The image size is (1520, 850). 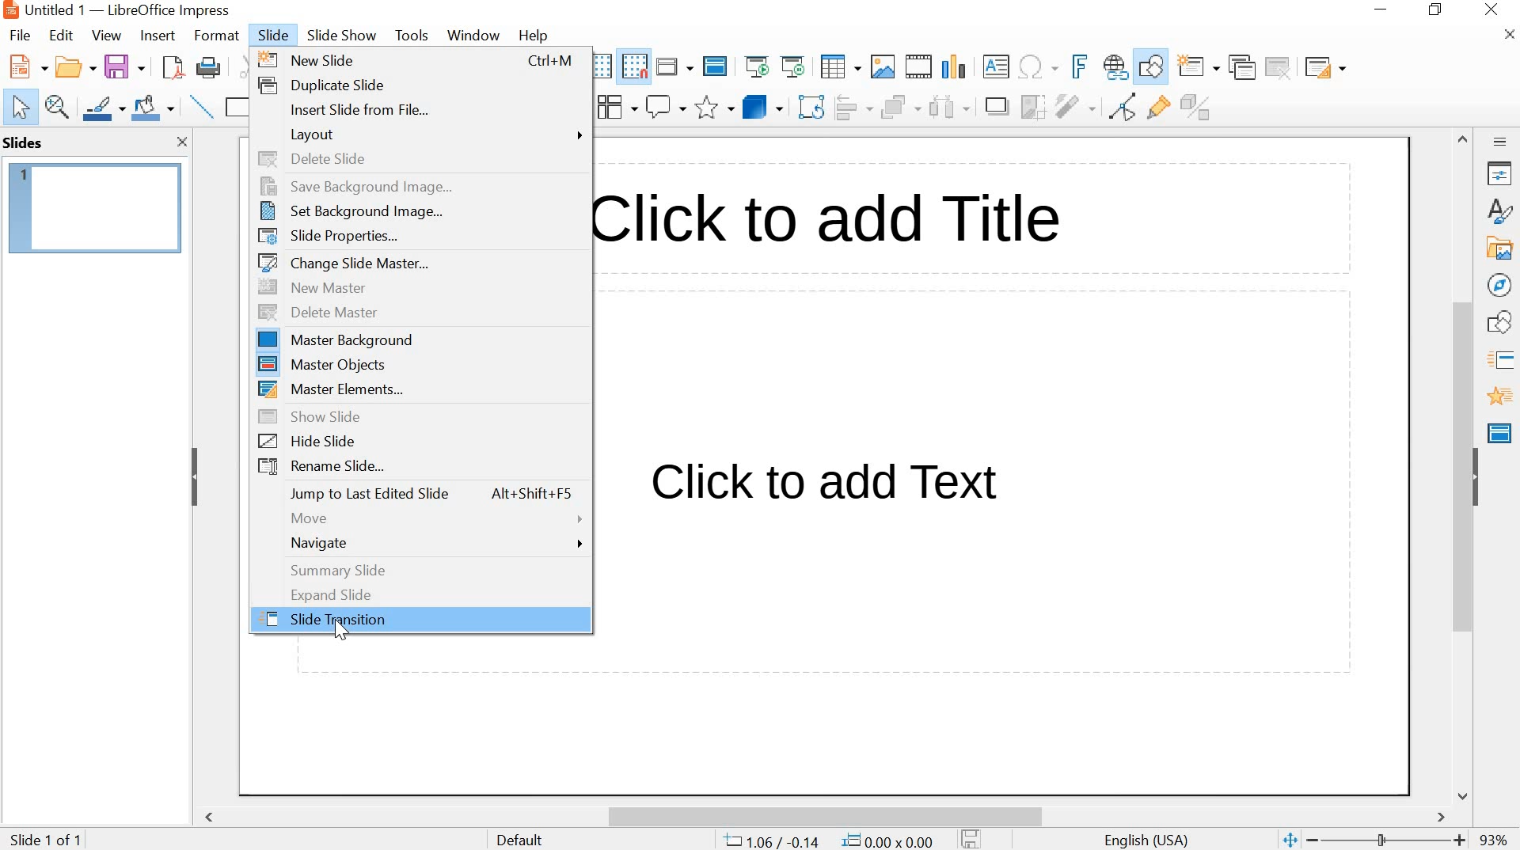 I want to click on show slide, so click(x=418, y=415).